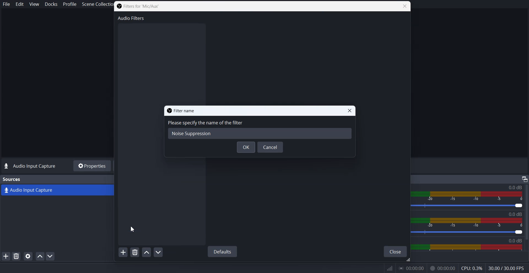 The image size is (529, 273). Describe the element at coordinates (131, 18) in the screenshot. I see `Audio Filters` at that location.